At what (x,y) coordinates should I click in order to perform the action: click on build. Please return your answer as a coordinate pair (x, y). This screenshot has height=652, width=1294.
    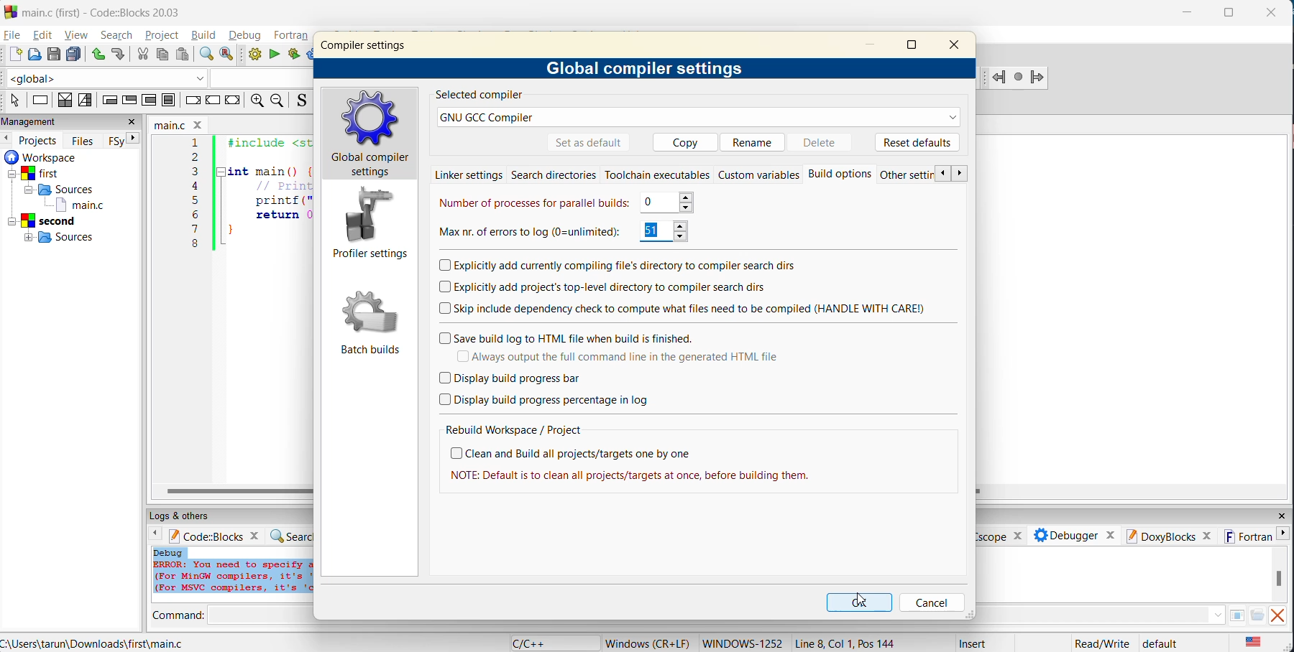
    Looking at the image, I should click on (254, 55).